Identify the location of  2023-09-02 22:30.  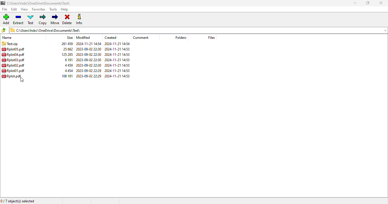
(87, 55).